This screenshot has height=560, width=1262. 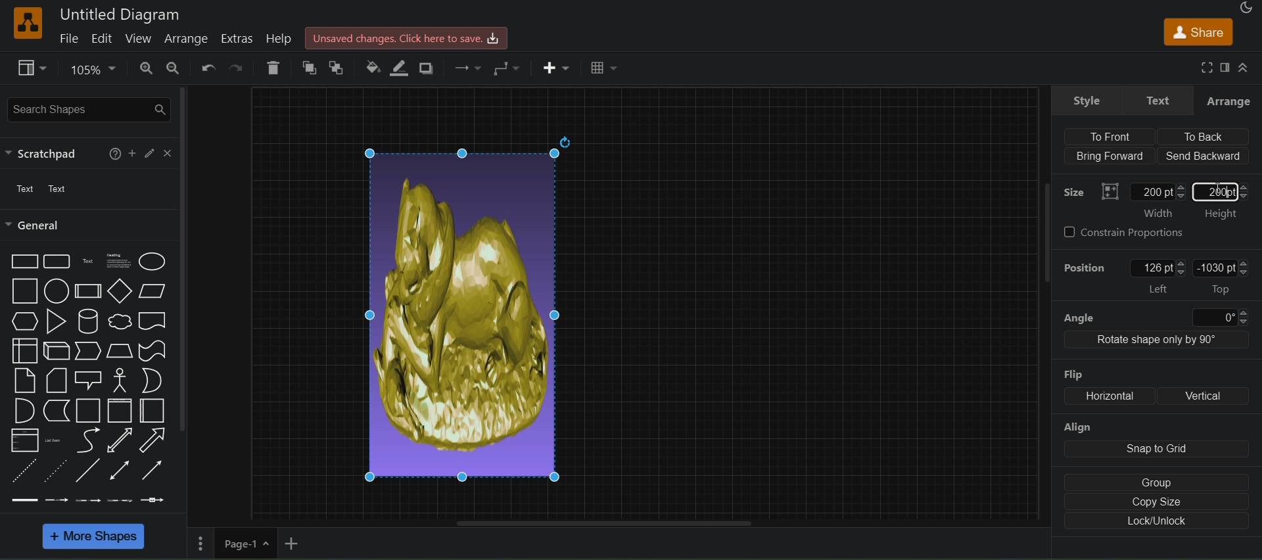 What do you see at coordinates (89, 70) in the screenshot?
I see `zoom` at bounding box center [89, 70].